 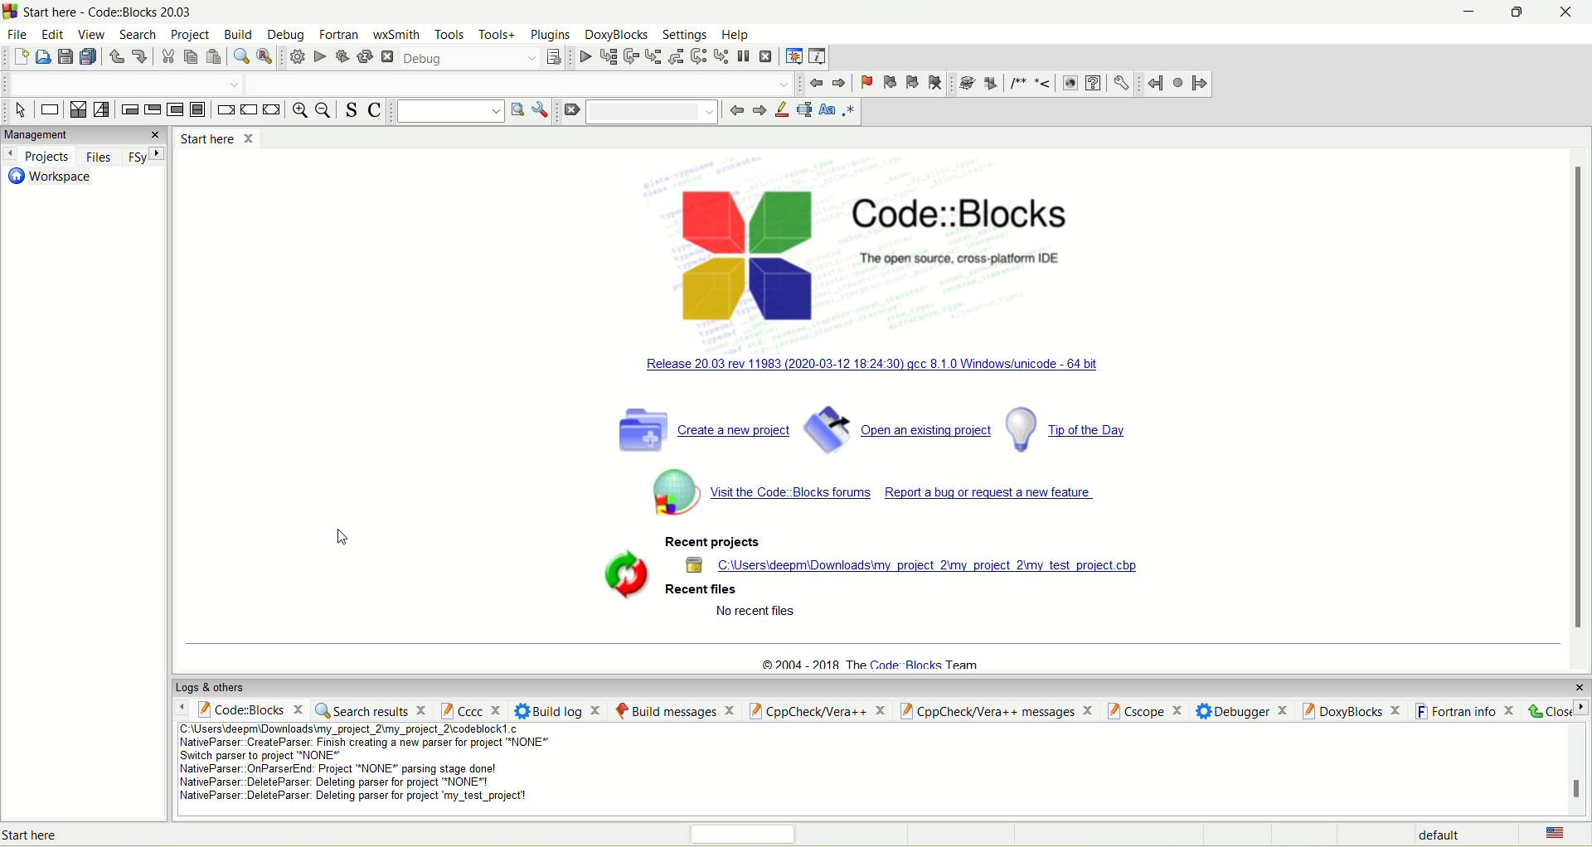 I want to click on open an existing project, so click(x=907, y=428).